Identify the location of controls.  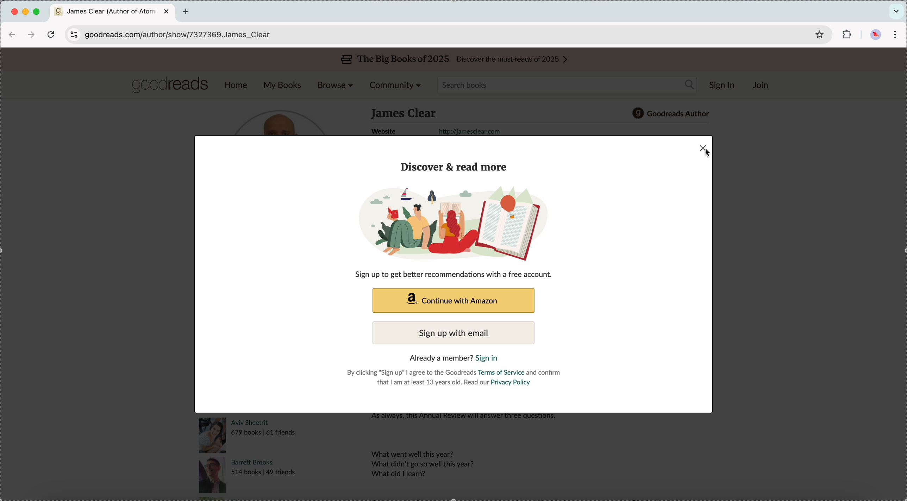
(73, 35).